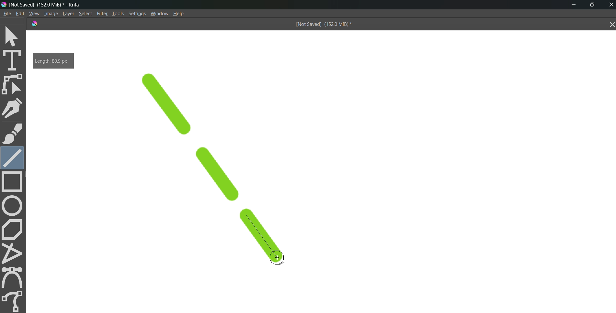 This screenshot has height=313, width=616. Describe the element at coordinates (57, 61) in the screenshot. I see `Length` at that location.